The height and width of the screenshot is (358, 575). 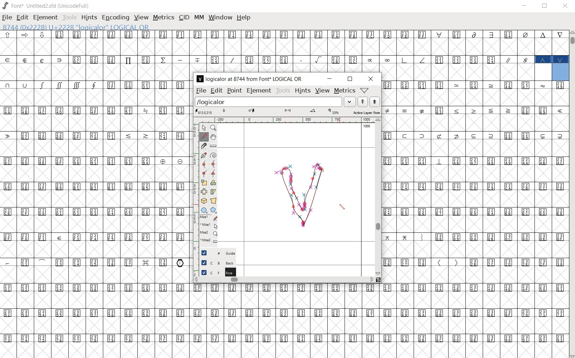 What do you see at coordinates (213, 137) in the screenshot?
I see `scroll by hand` at bounding box center [213, 137].